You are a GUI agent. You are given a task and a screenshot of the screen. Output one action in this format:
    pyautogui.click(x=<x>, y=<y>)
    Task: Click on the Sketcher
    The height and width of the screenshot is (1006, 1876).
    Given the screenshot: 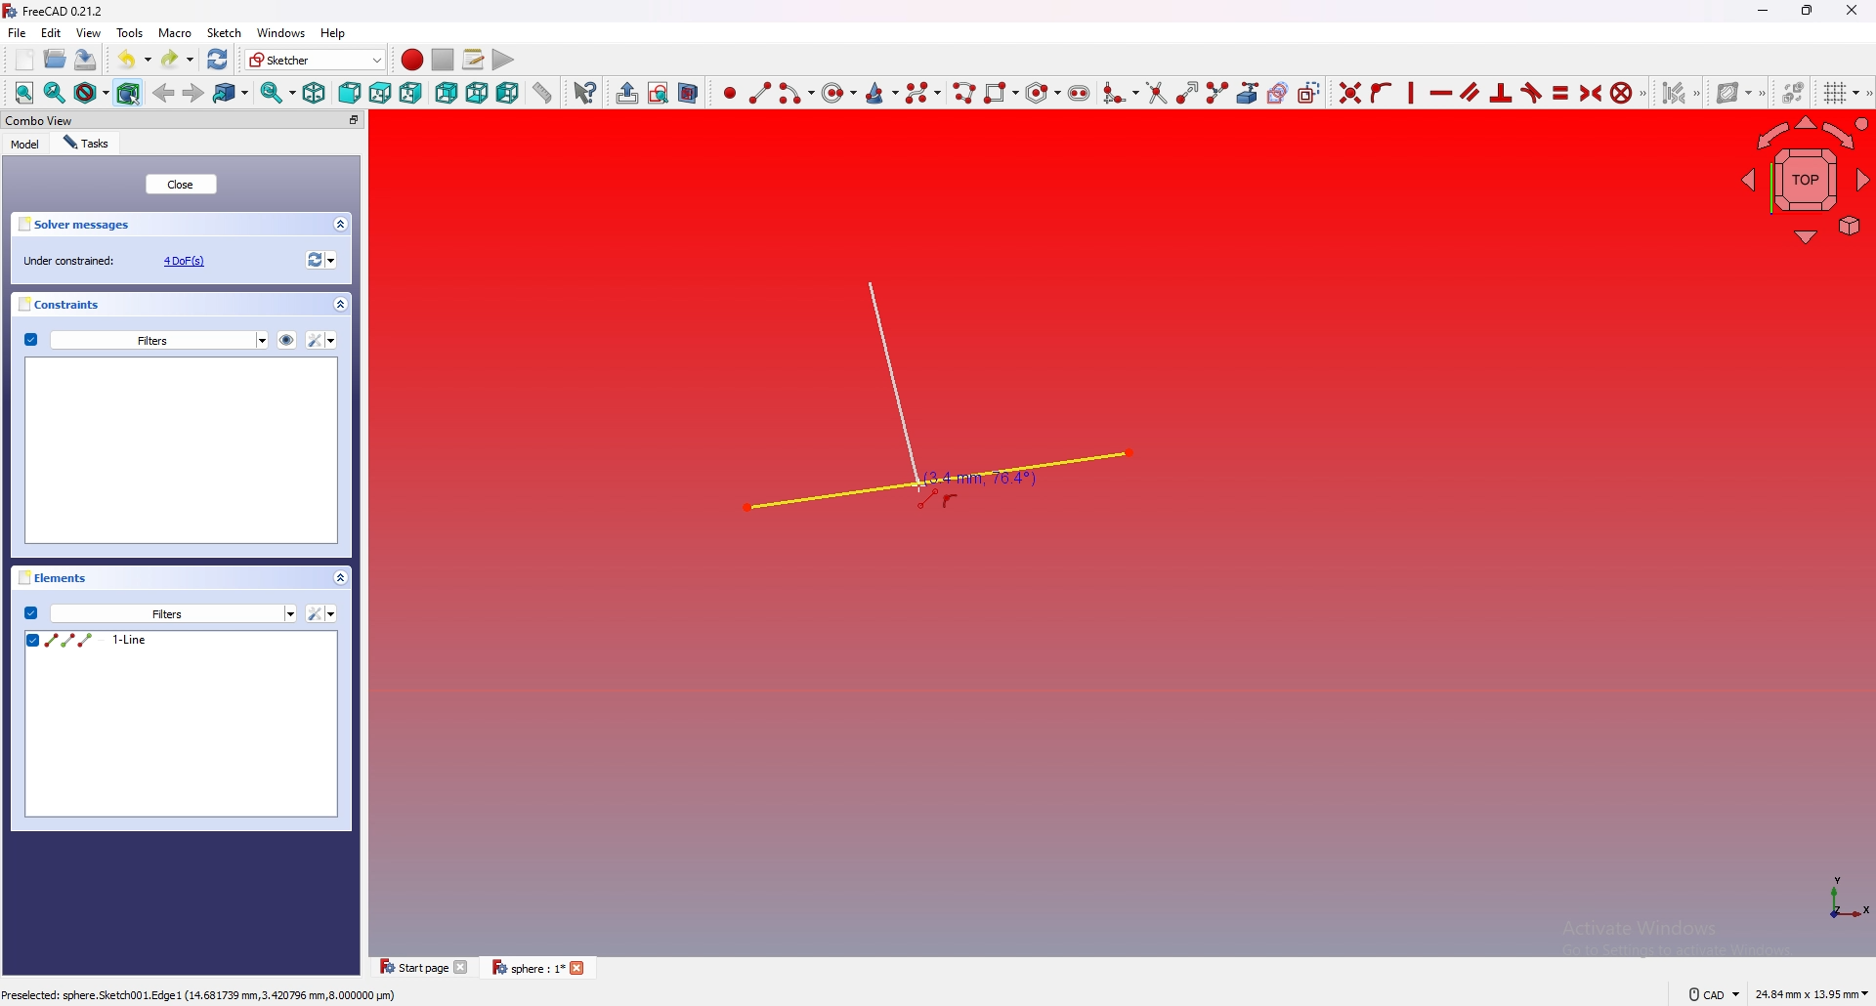 What is the action you would take?
    pyautogui.click(x=313, y=60)
    